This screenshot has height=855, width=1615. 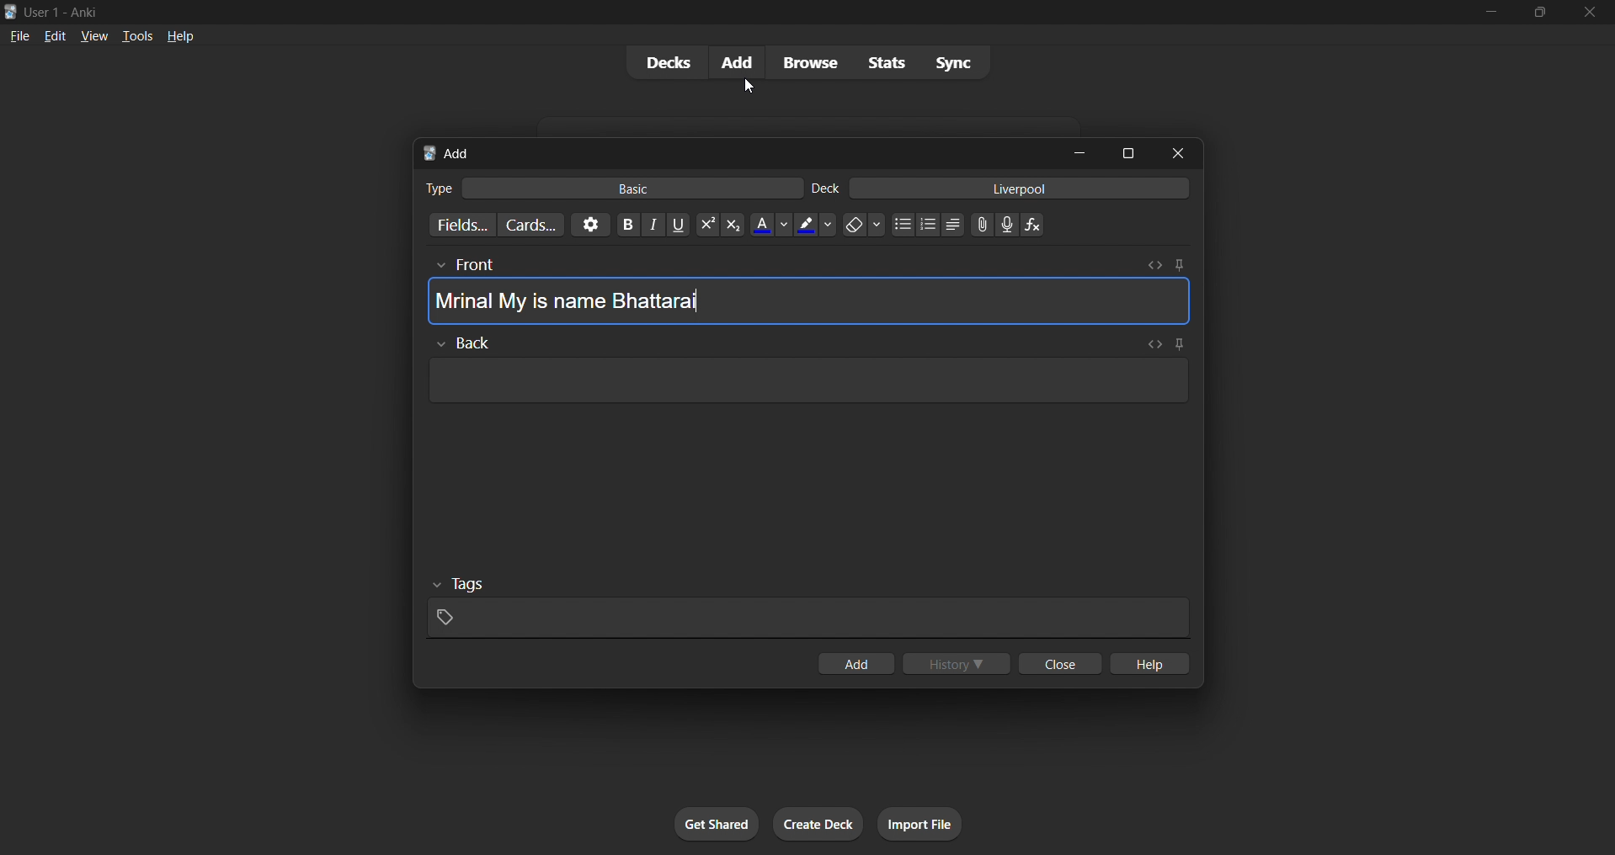 I want to click on create deck, so click(x=818, y=823).